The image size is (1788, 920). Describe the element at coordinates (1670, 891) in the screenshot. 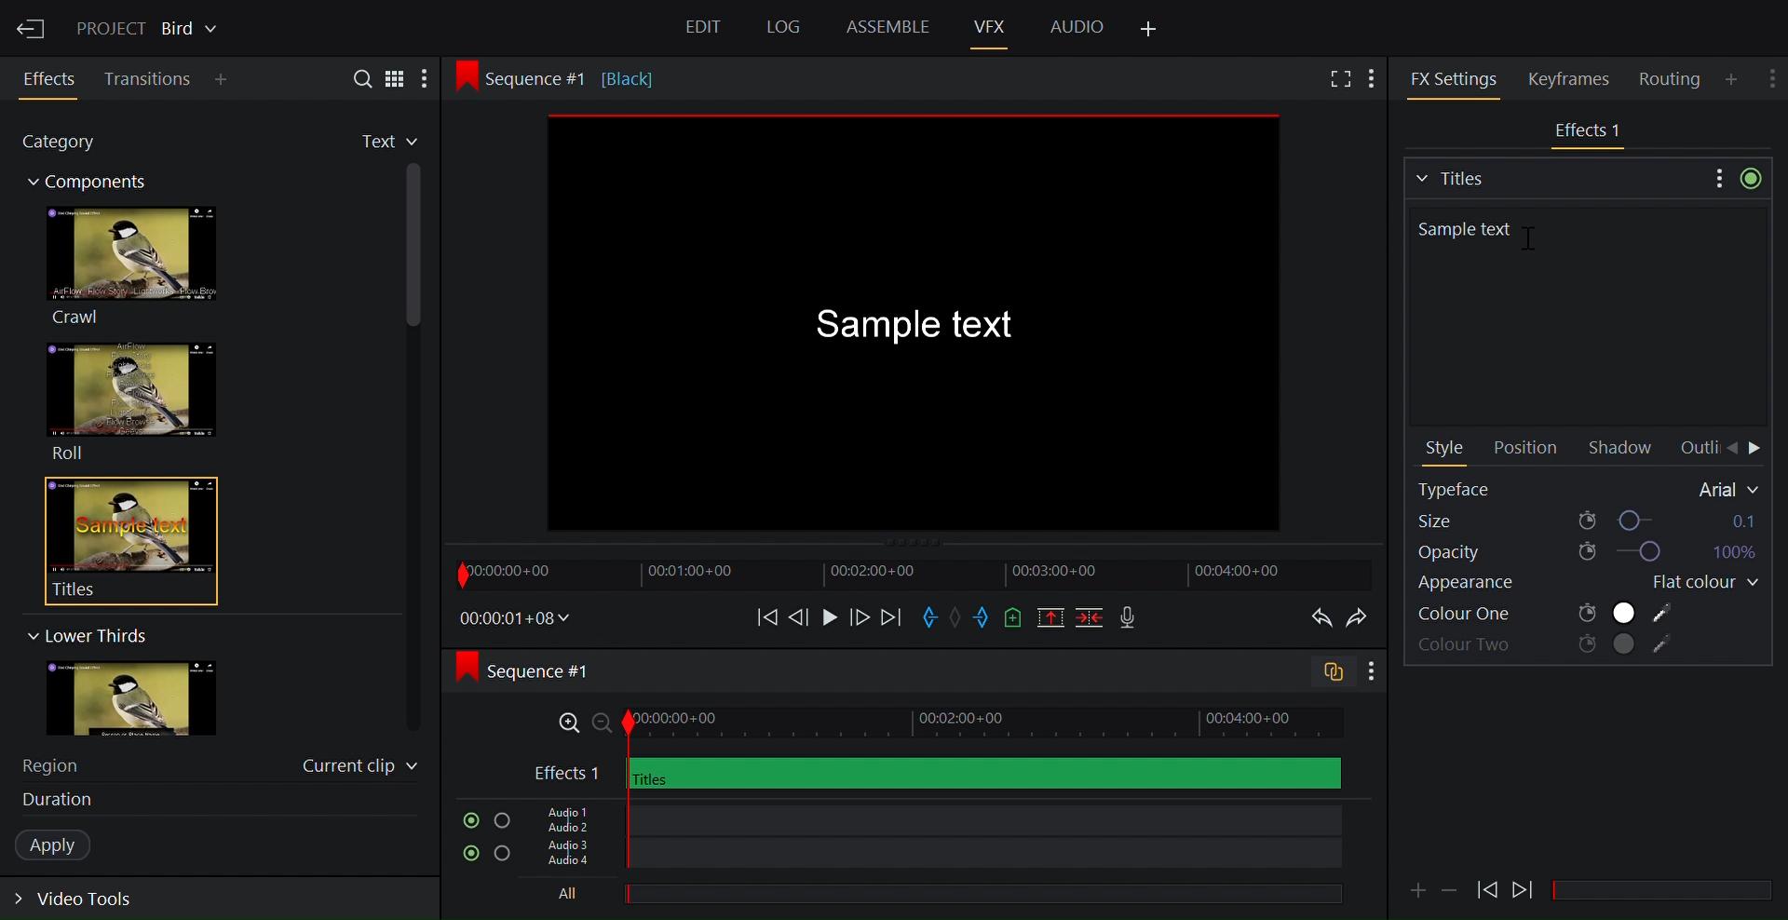

I see `Scrollbar` at that location.